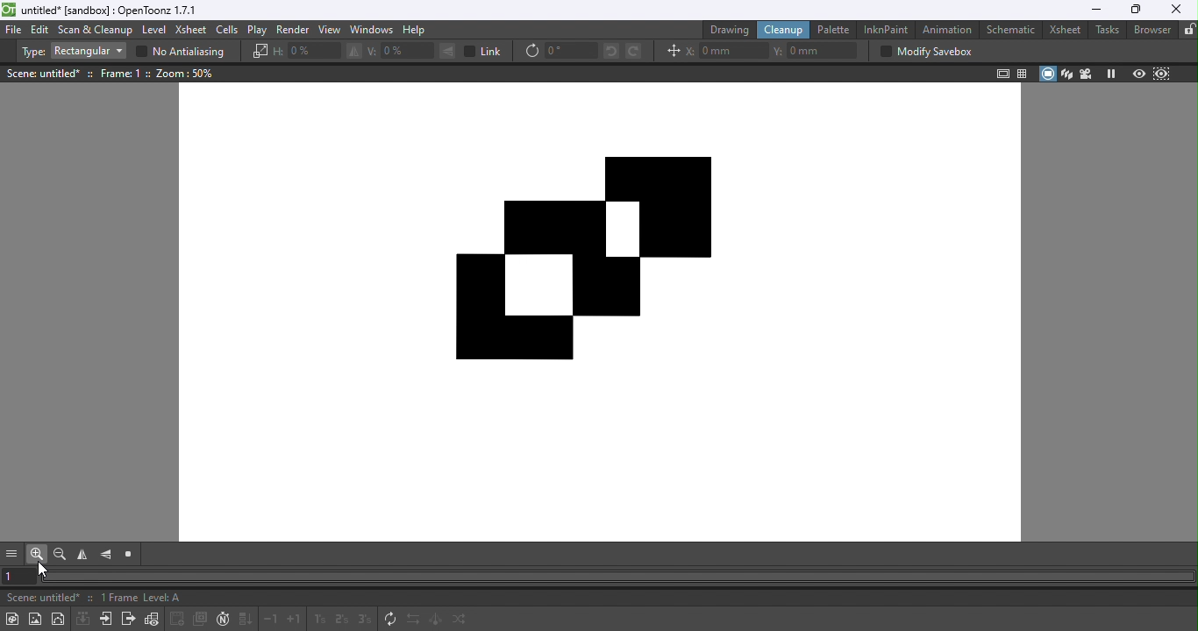 Image resolution: width=1198 pixels, height=631 pixels. Describe the element at coordinates (82, 620) in the screenshot. I see `Collapse` at that location.